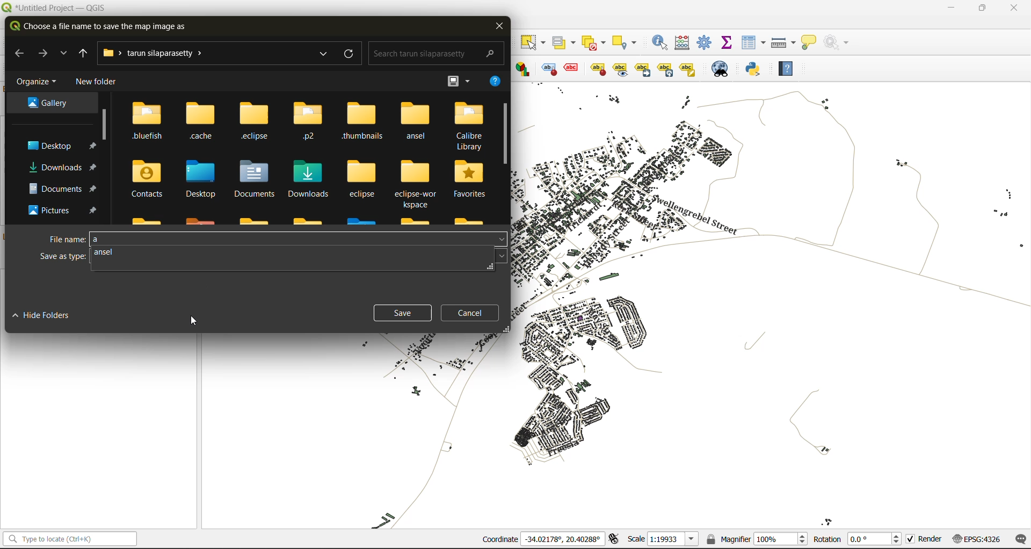 This screenshot has height=549, width=1031. What do you see at coordinates (727, 44) in the screenshot?
I see `statistical summary` at bounding box center [727, 44].